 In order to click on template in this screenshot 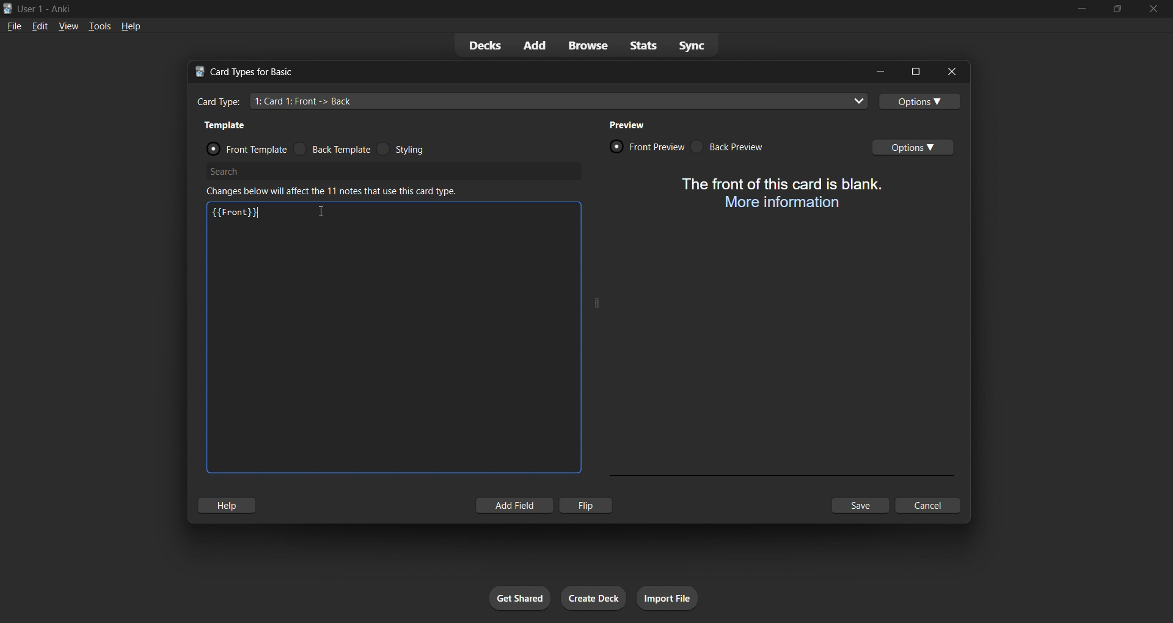, I will do `click(229, 124)`.